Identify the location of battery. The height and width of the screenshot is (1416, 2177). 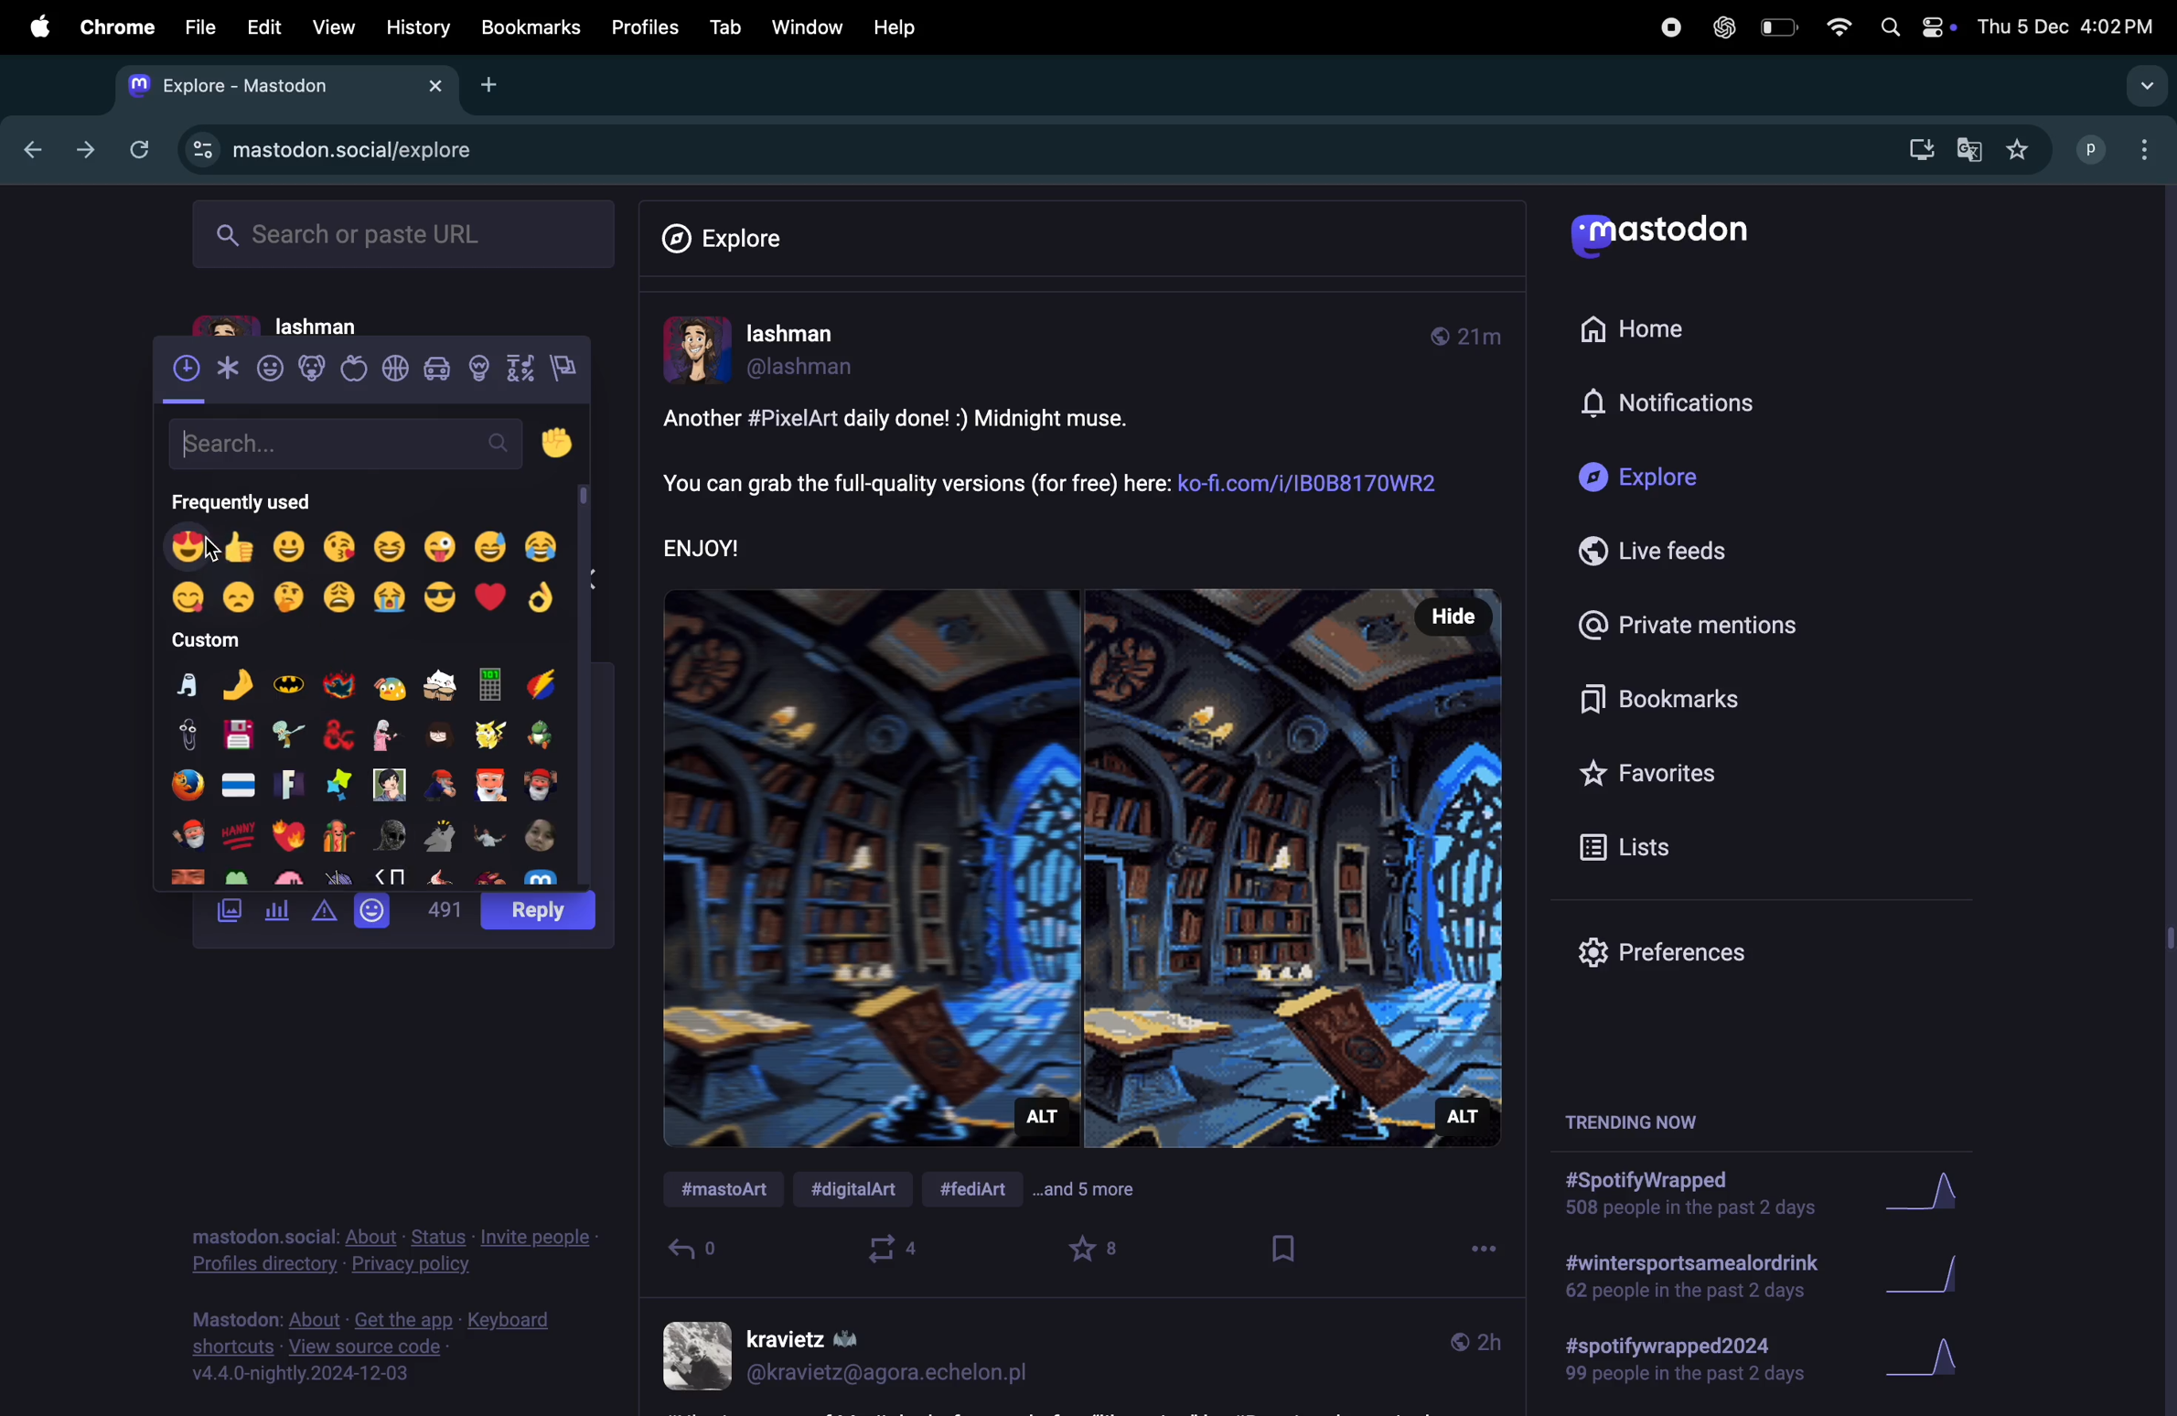
(1776, 26).